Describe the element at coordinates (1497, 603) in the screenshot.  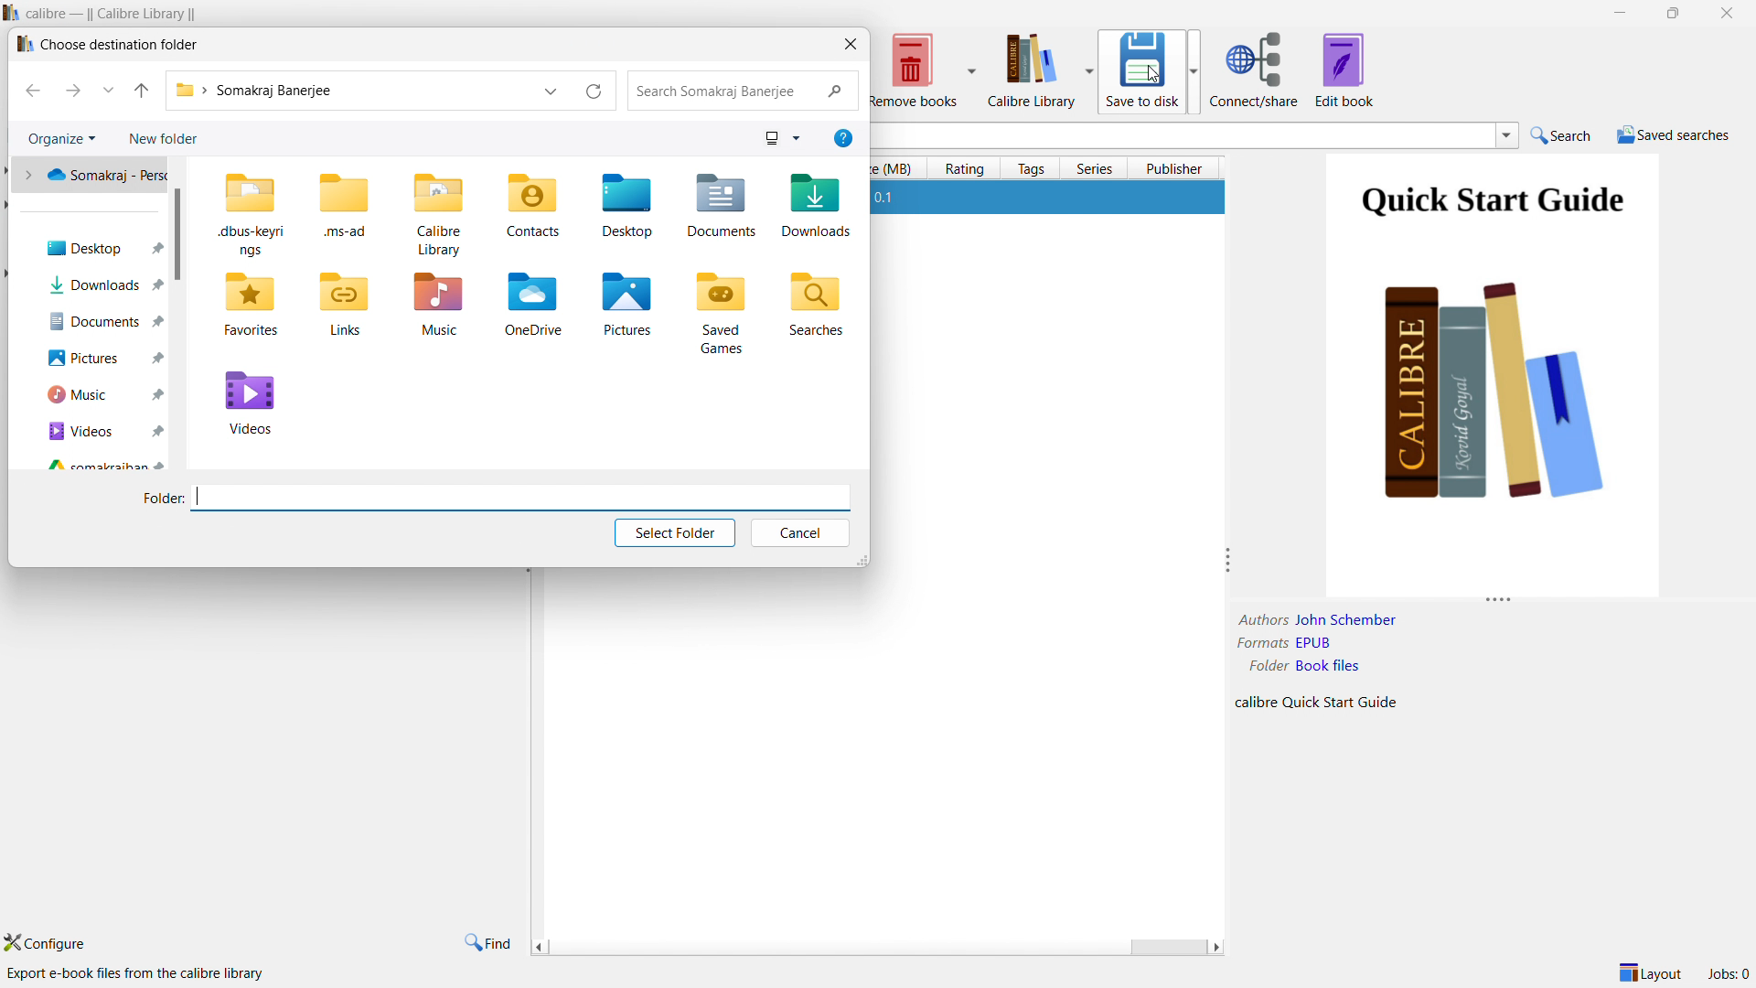
I see `resize` at that location.